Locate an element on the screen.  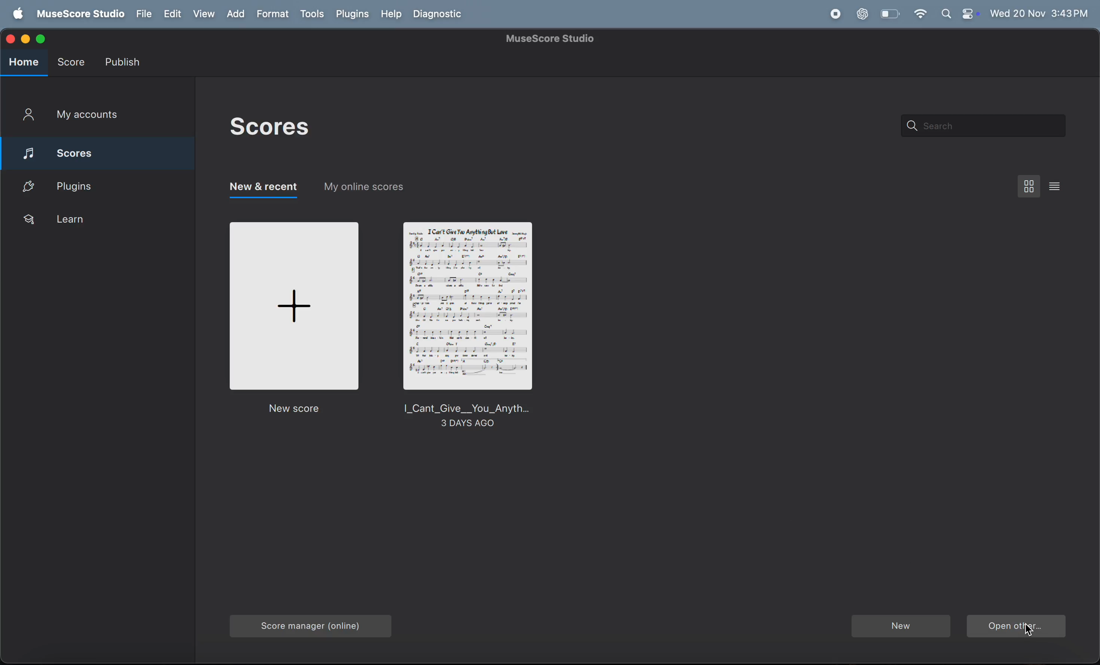
open another is located at coordinates (1017, 627).